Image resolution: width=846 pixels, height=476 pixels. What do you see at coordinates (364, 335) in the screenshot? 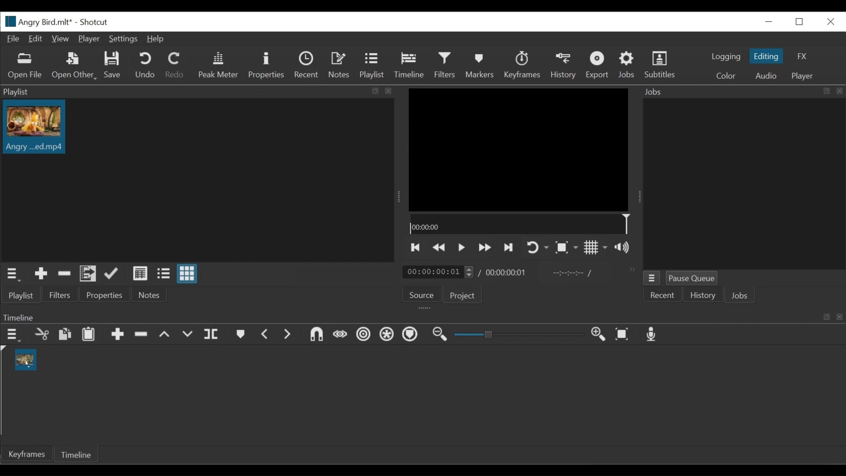
I see `Ripple` at bounding box center [364, 335].